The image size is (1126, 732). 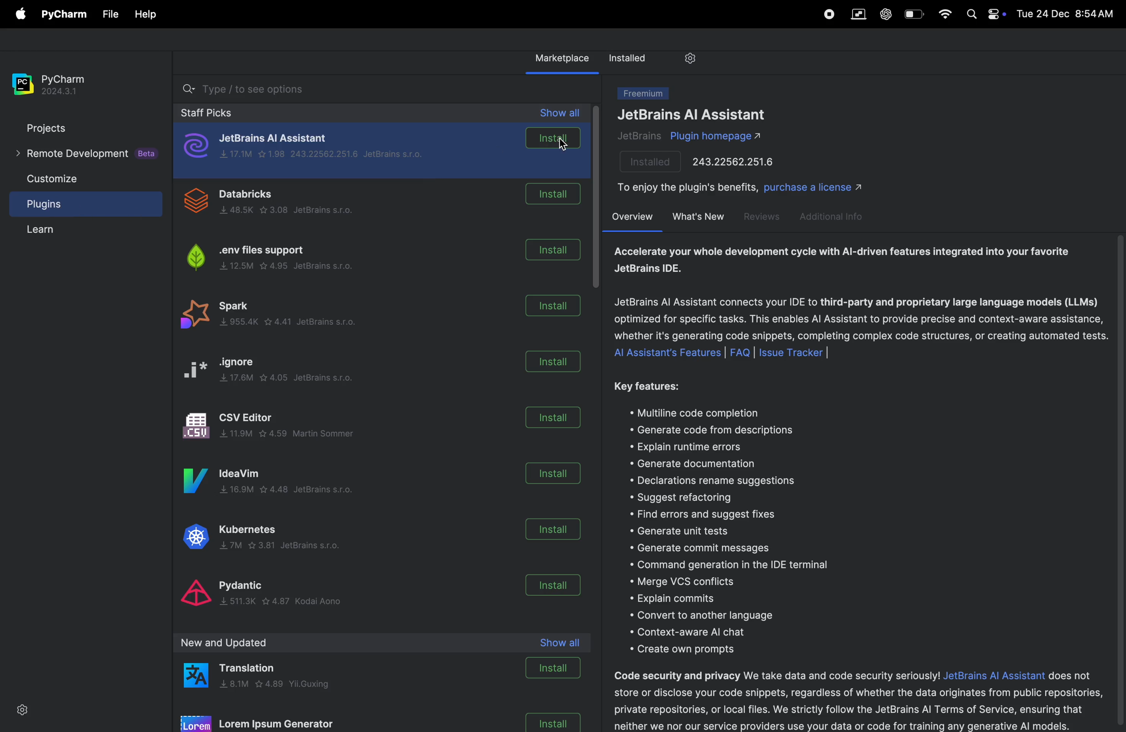 I want to click on searchbar, so click(x=389, y=91).